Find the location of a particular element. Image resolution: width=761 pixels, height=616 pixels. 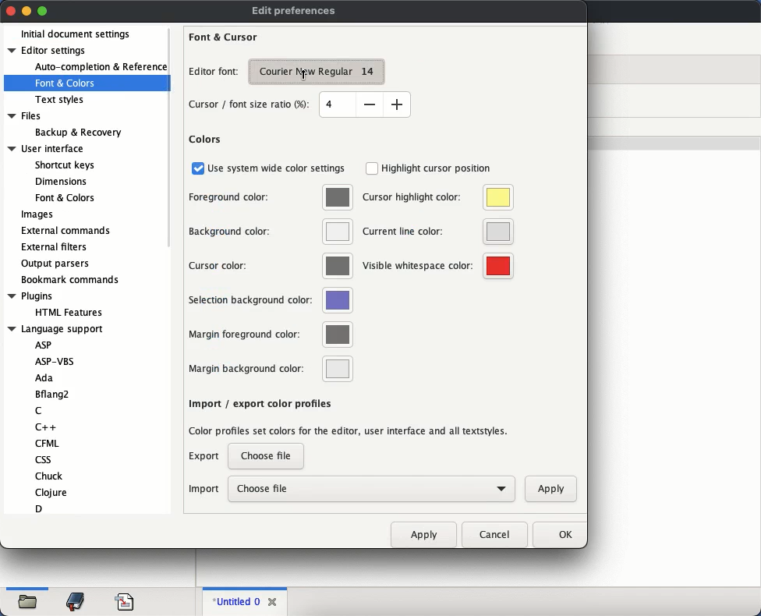

colors is located at coordinates (205, 140).